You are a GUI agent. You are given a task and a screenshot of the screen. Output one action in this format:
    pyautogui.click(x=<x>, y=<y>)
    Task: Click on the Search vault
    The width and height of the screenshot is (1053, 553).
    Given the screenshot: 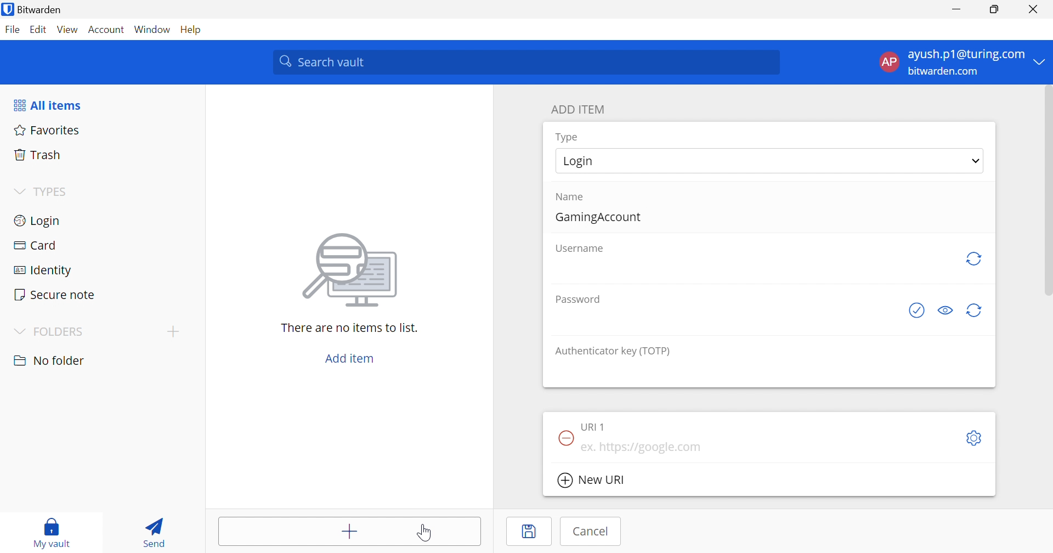 What is the action you would take?
    pyautogui.click(x=527, y=62)
    